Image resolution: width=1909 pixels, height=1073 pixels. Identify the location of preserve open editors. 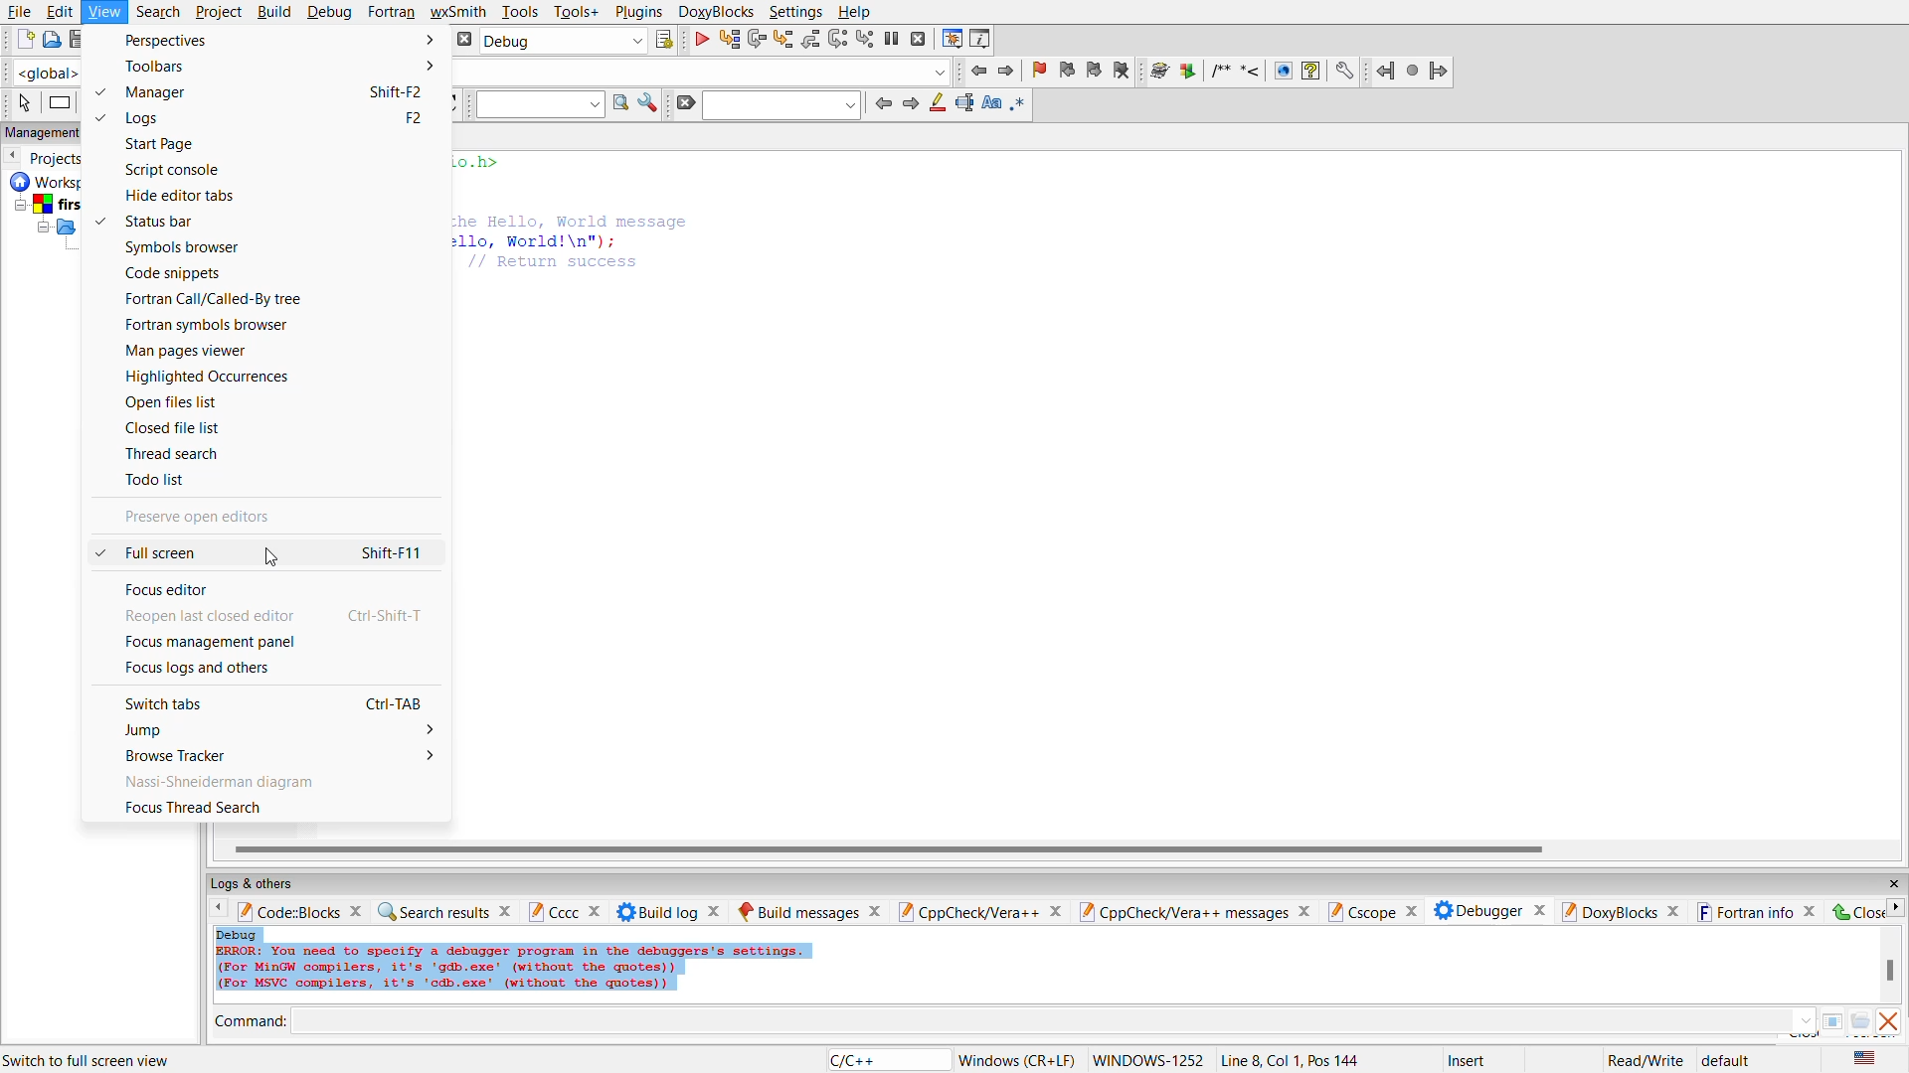
(230, 519).